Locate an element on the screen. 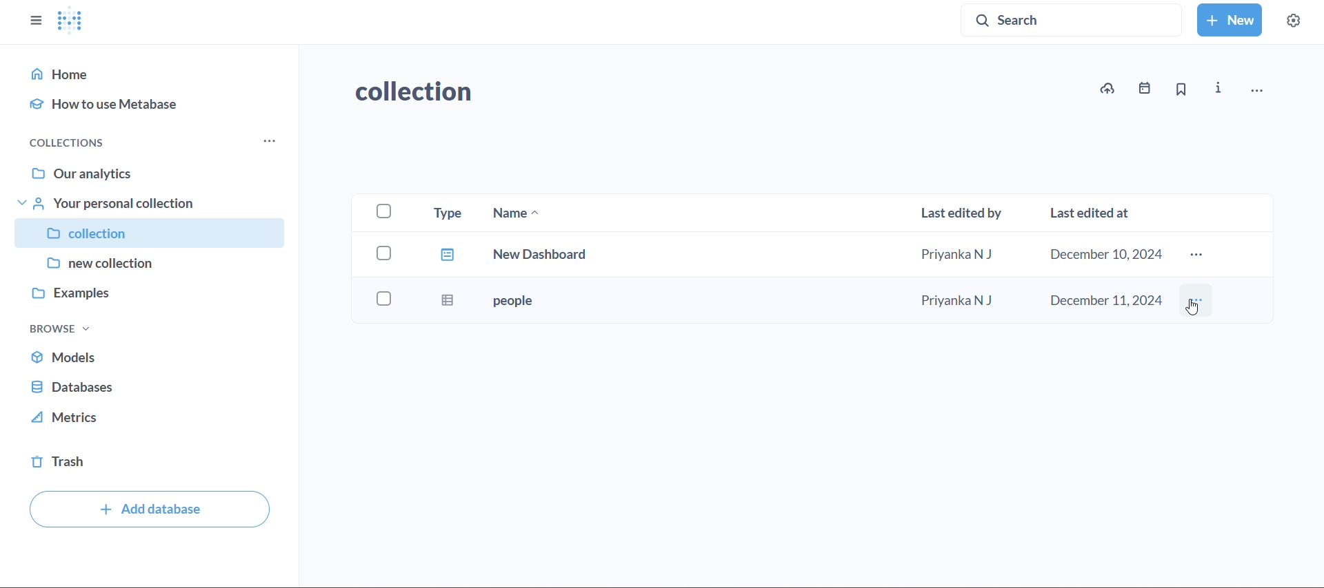 The image size is (1324, 588). search is located at coordinates (1070, 21).